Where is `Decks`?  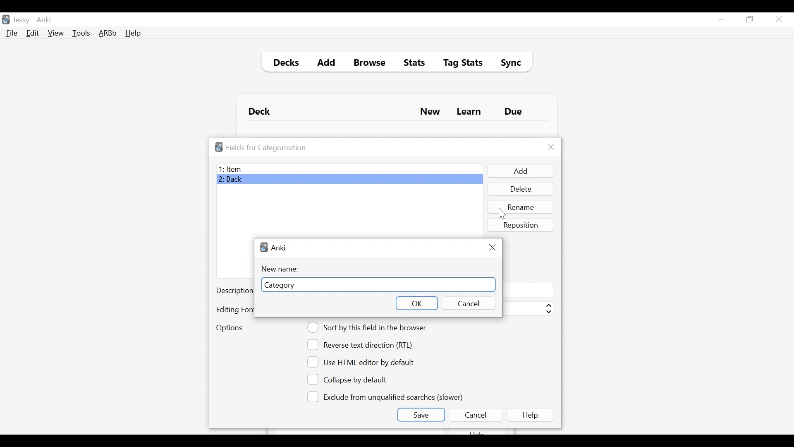 Decks is located at coordinates (284, 64).